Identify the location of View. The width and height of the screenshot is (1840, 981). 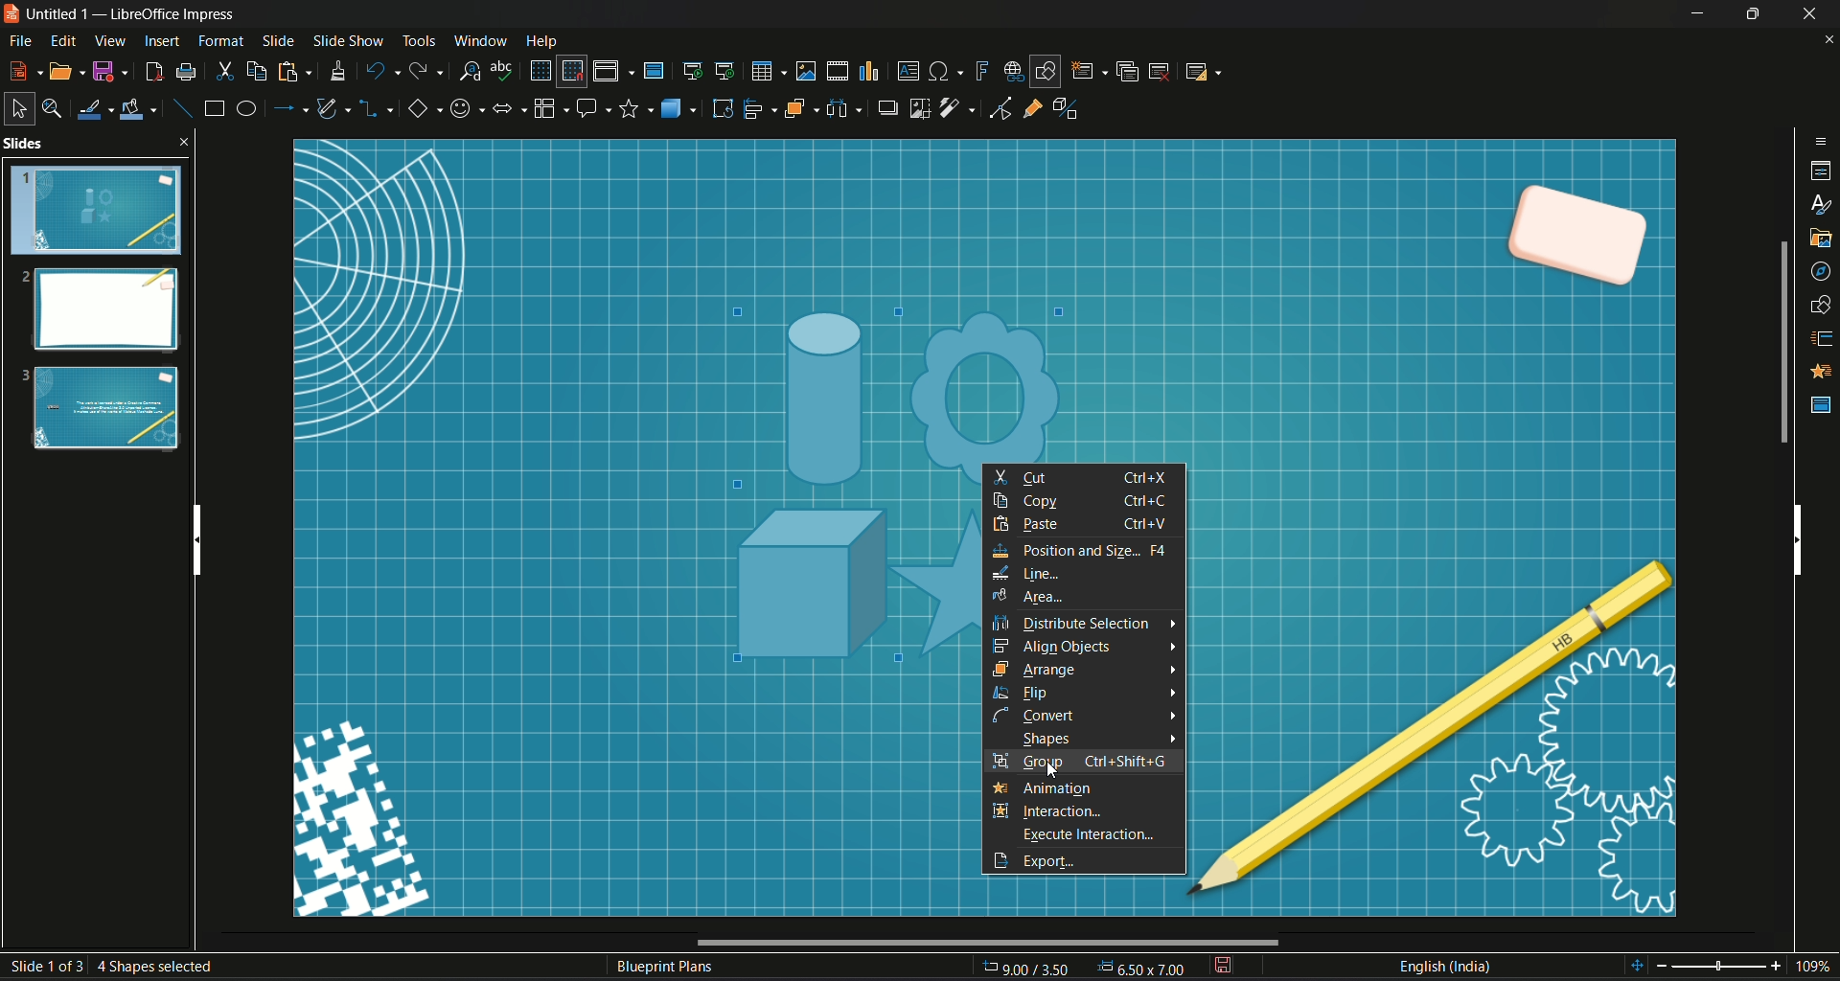
(111, 40).